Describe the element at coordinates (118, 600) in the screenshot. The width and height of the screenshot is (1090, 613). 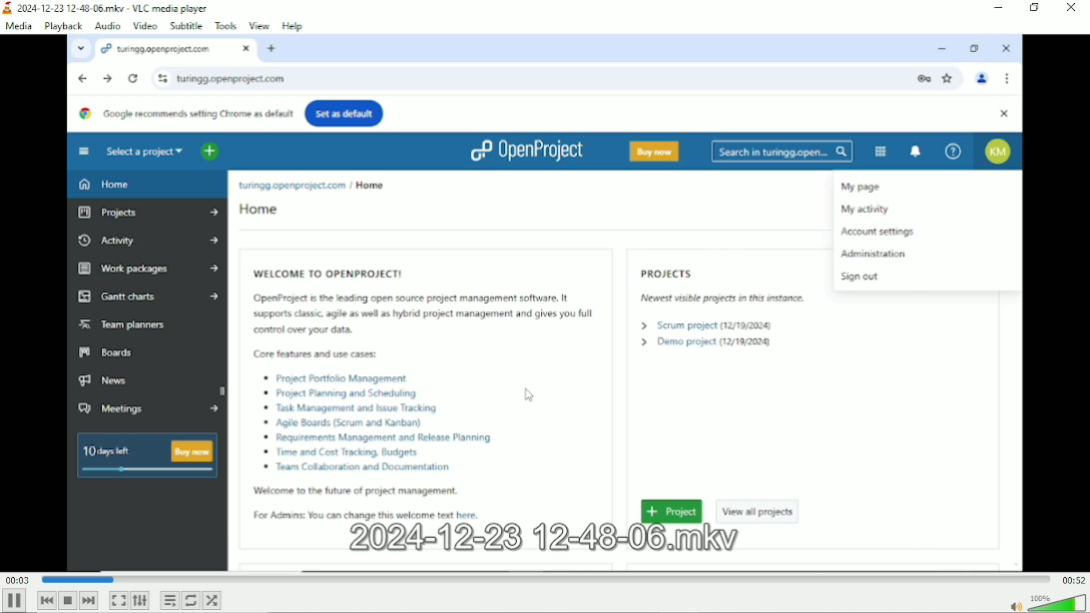
I see `Toggle the video in fullscreen` at that location.